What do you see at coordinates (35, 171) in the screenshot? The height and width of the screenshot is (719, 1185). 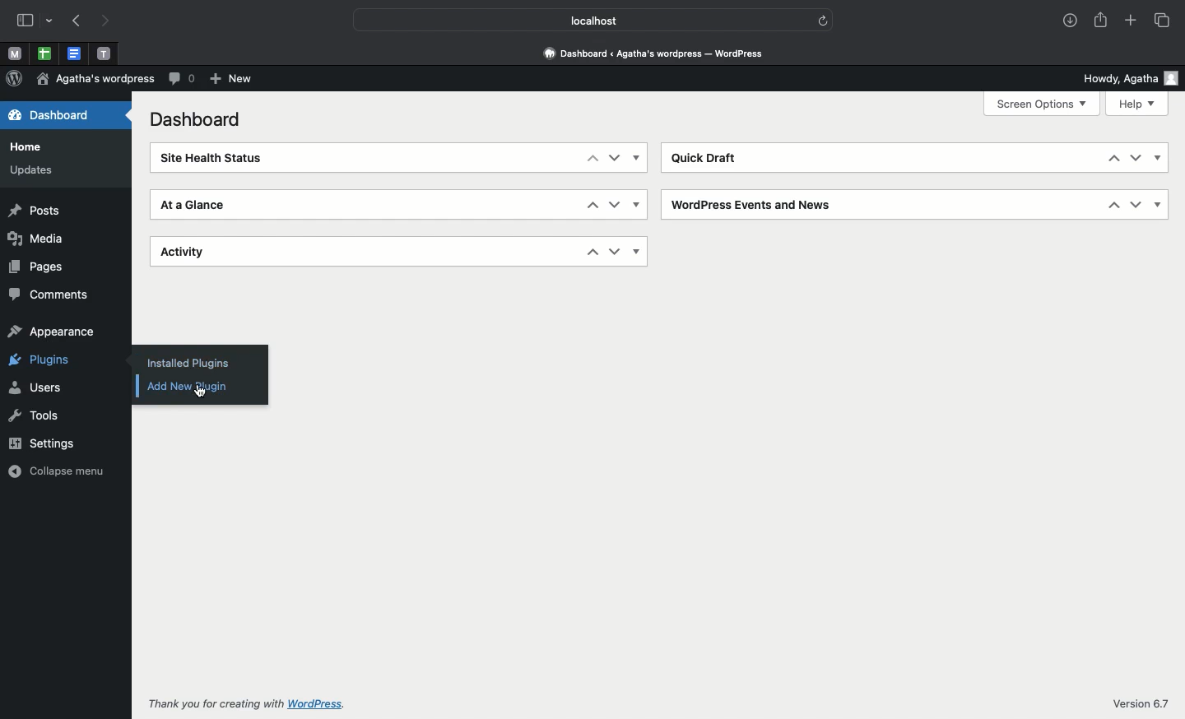 I see `Updates` at bounding box center [35, 171].